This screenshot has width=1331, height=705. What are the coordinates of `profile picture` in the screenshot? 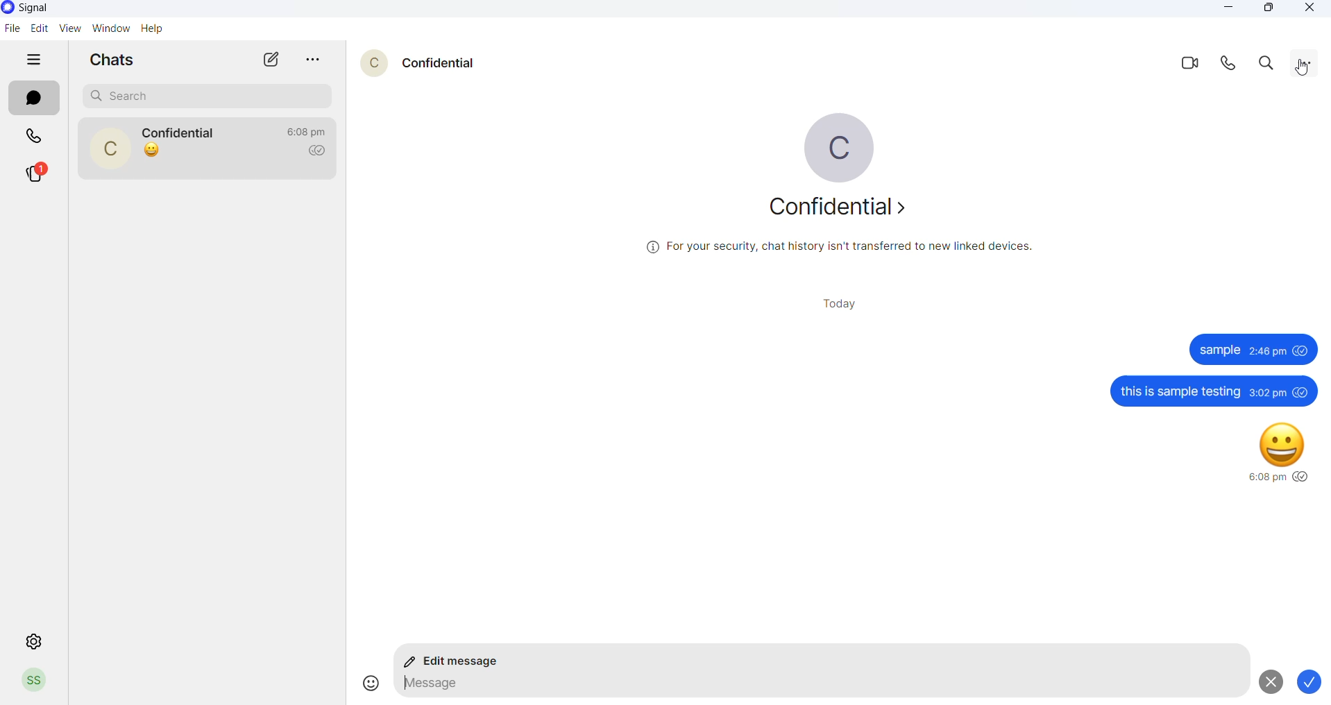 It's located at (110, 147).